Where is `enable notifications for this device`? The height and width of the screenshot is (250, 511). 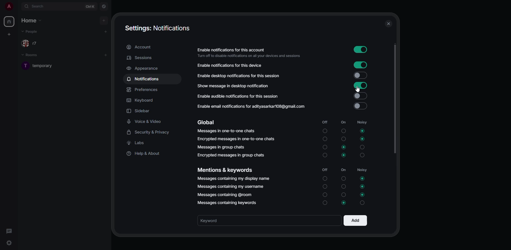
enable notifications for this device is located at coordinates (229, 65).